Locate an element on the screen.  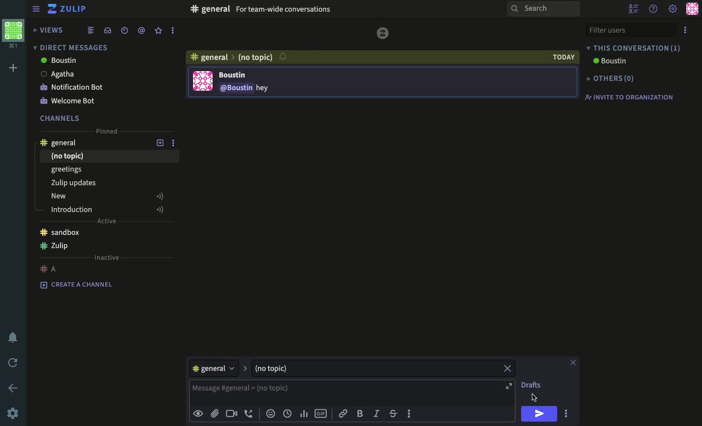
message general is located at coordinates (355, 392).